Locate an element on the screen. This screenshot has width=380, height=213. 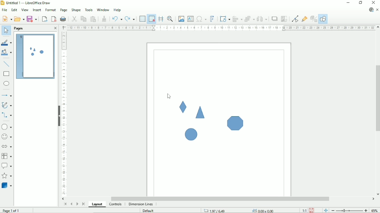
Basic shapes is located at coordinates (8, 127).